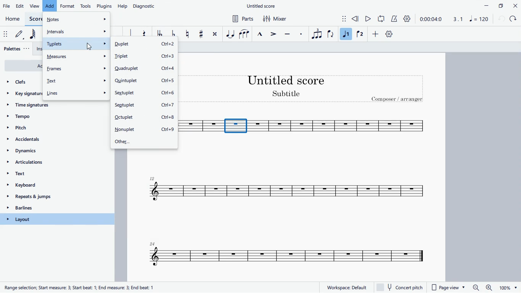  I want to click on zoom in, so click(488, 288).